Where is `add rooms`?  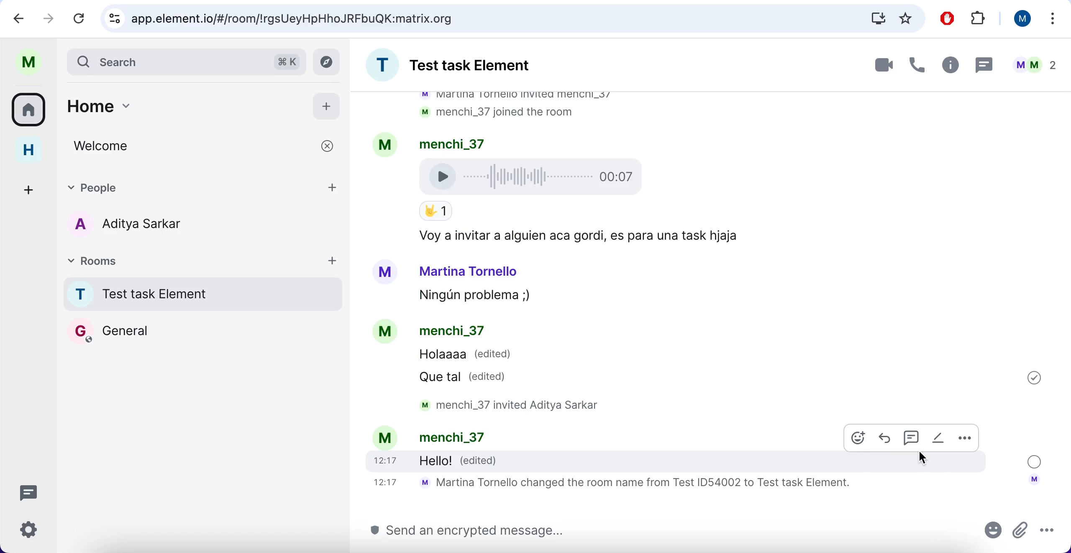
add rooms is located at coordinates (335, 262).